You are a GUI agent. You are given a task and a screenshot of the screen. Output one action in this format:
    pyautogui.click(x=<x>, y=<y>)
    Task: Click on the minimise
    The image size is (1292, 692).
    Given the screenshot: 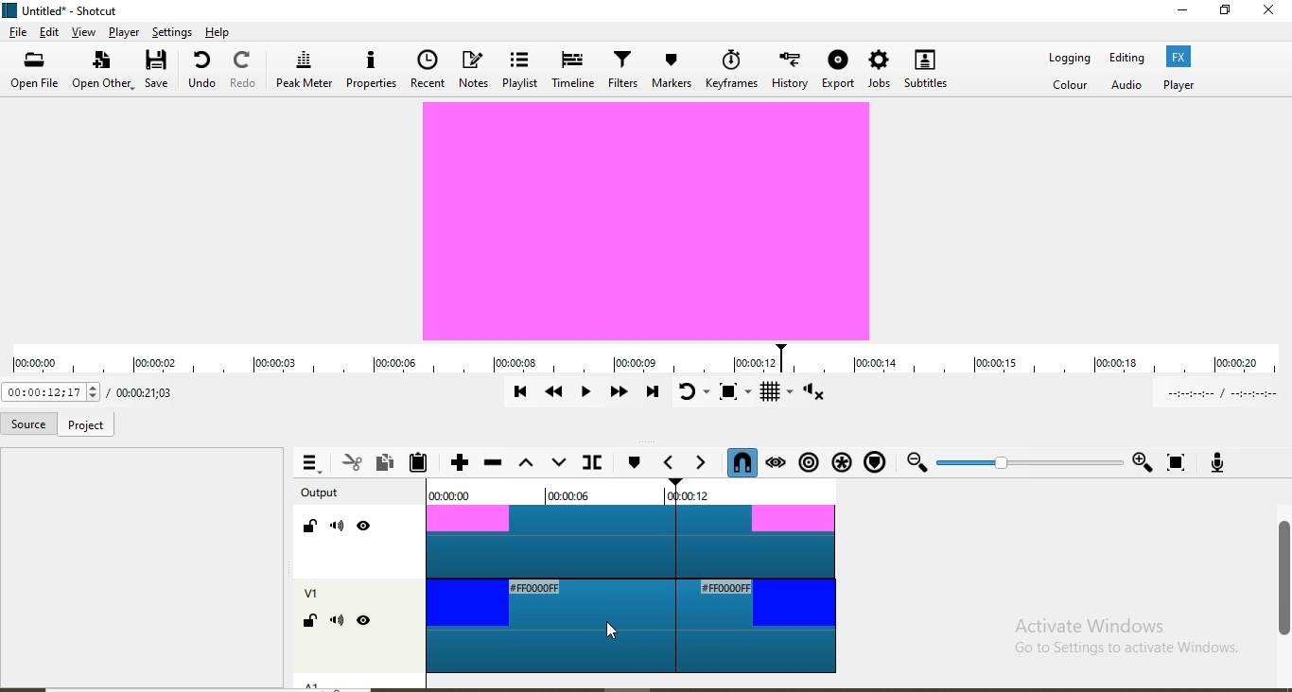 What is the action you would take?
    pyautogui.click(x=1170, y=14)
    